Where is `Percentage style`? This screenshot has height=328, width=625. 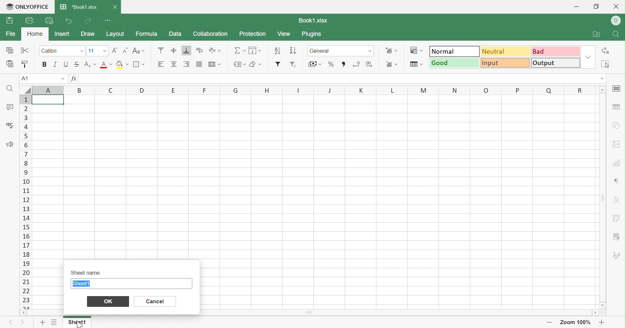 Percentage style is located at coordinates (332, 64).